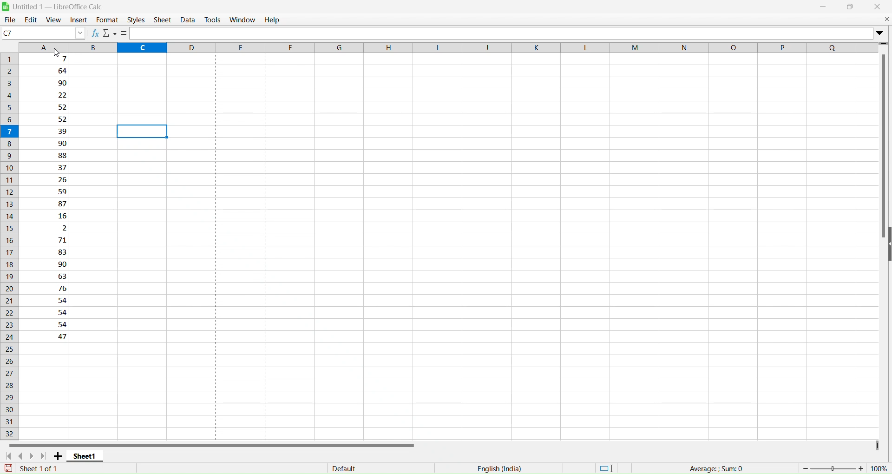 This screenshot has width=892, height=474. What do you see at coordinates (881, 31) in the screenshot?
I see `Expand` at bounding box center [881, 31].